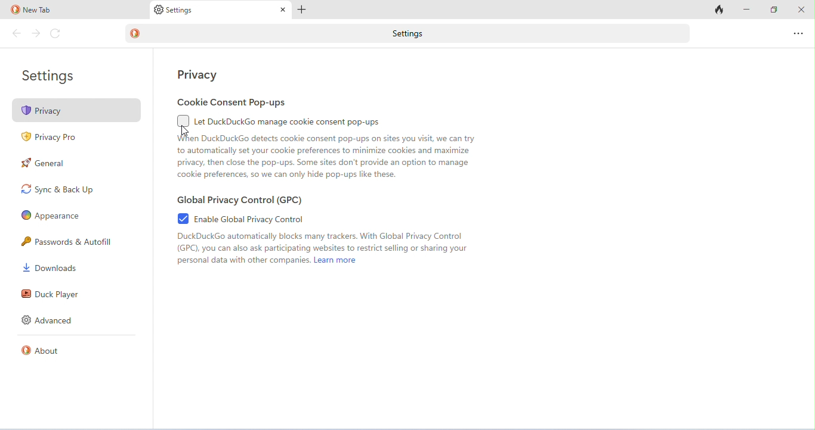 Image resolution: width=815 pixels, height=430 pixels. What do you see at coordinates (50, 77) in the screenshot?
I see `settings` at bounding box center [50, 77].